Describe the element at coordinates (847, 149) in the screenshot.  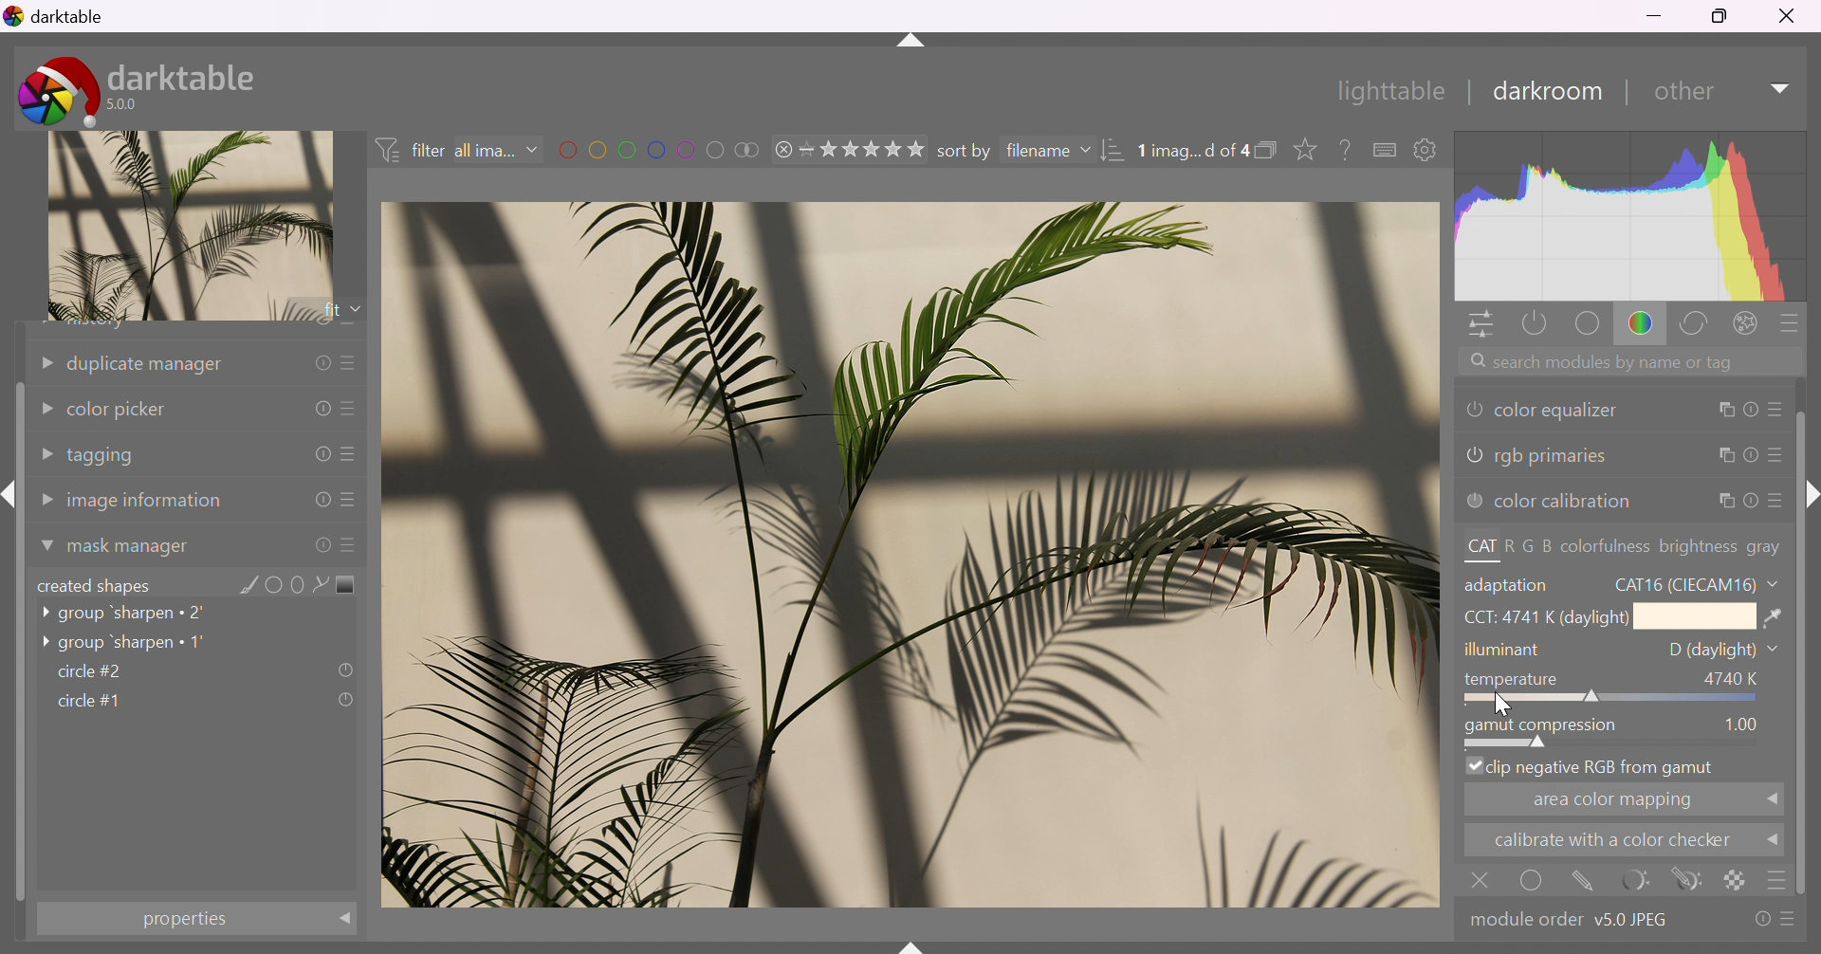
I see `range rating` at that location.